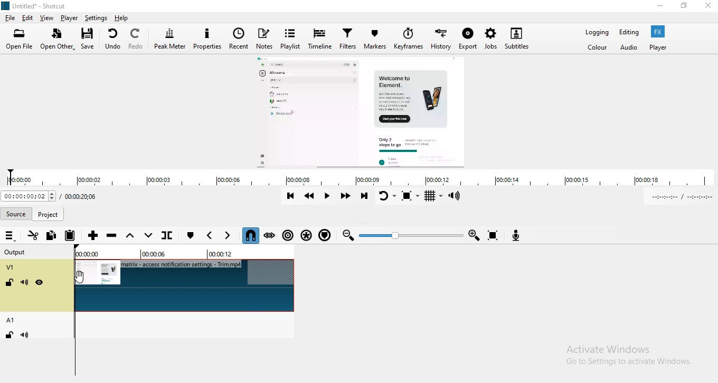  Describe the element at coordinates (250, 235) in the screenshot. I see `Snap` at that location.